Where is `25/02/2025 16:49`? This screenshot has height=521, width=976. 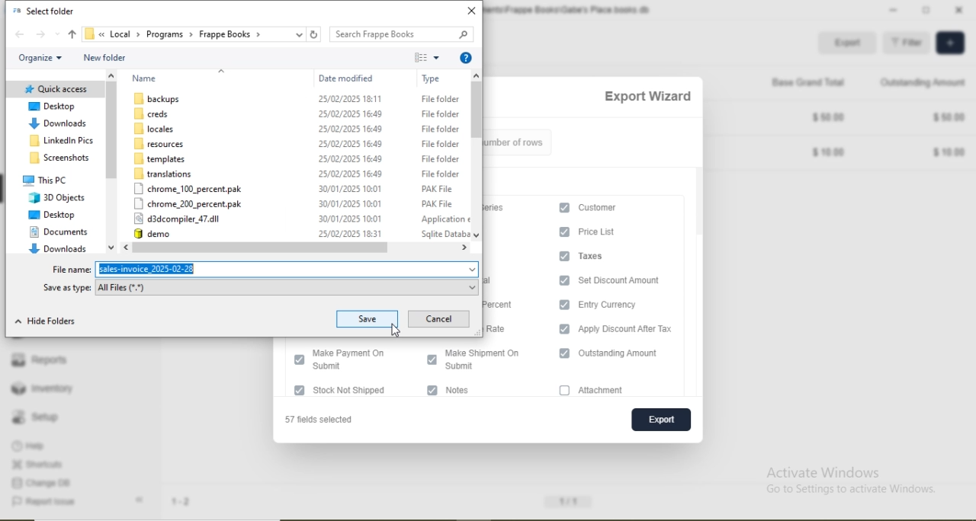 25/02/2025 16:49 is located at coordinates (350, 174).